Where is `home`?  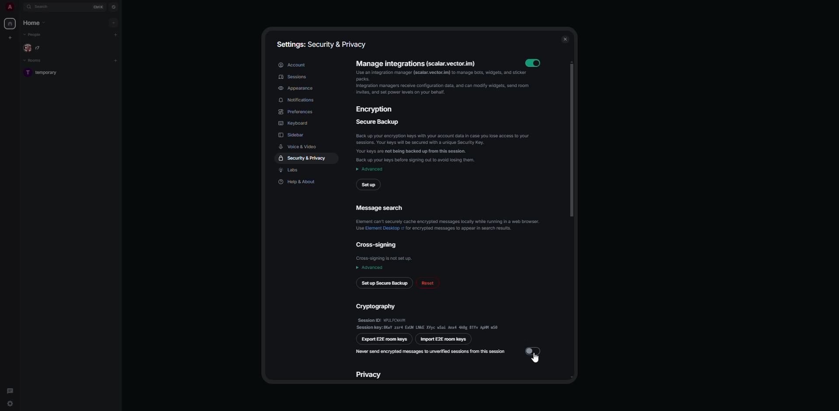
home is located at coordinates (11, 24).